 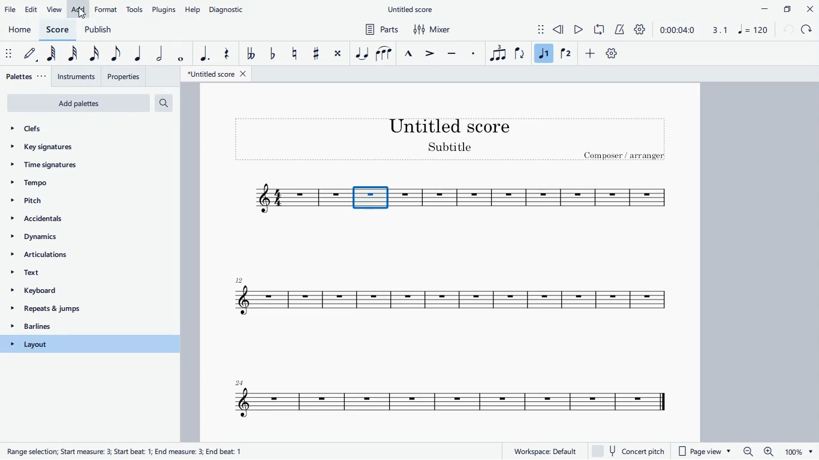 What do you see at coordinates (788, 30) in the screenshot?
I see `back` at bounding box center [788, 30].